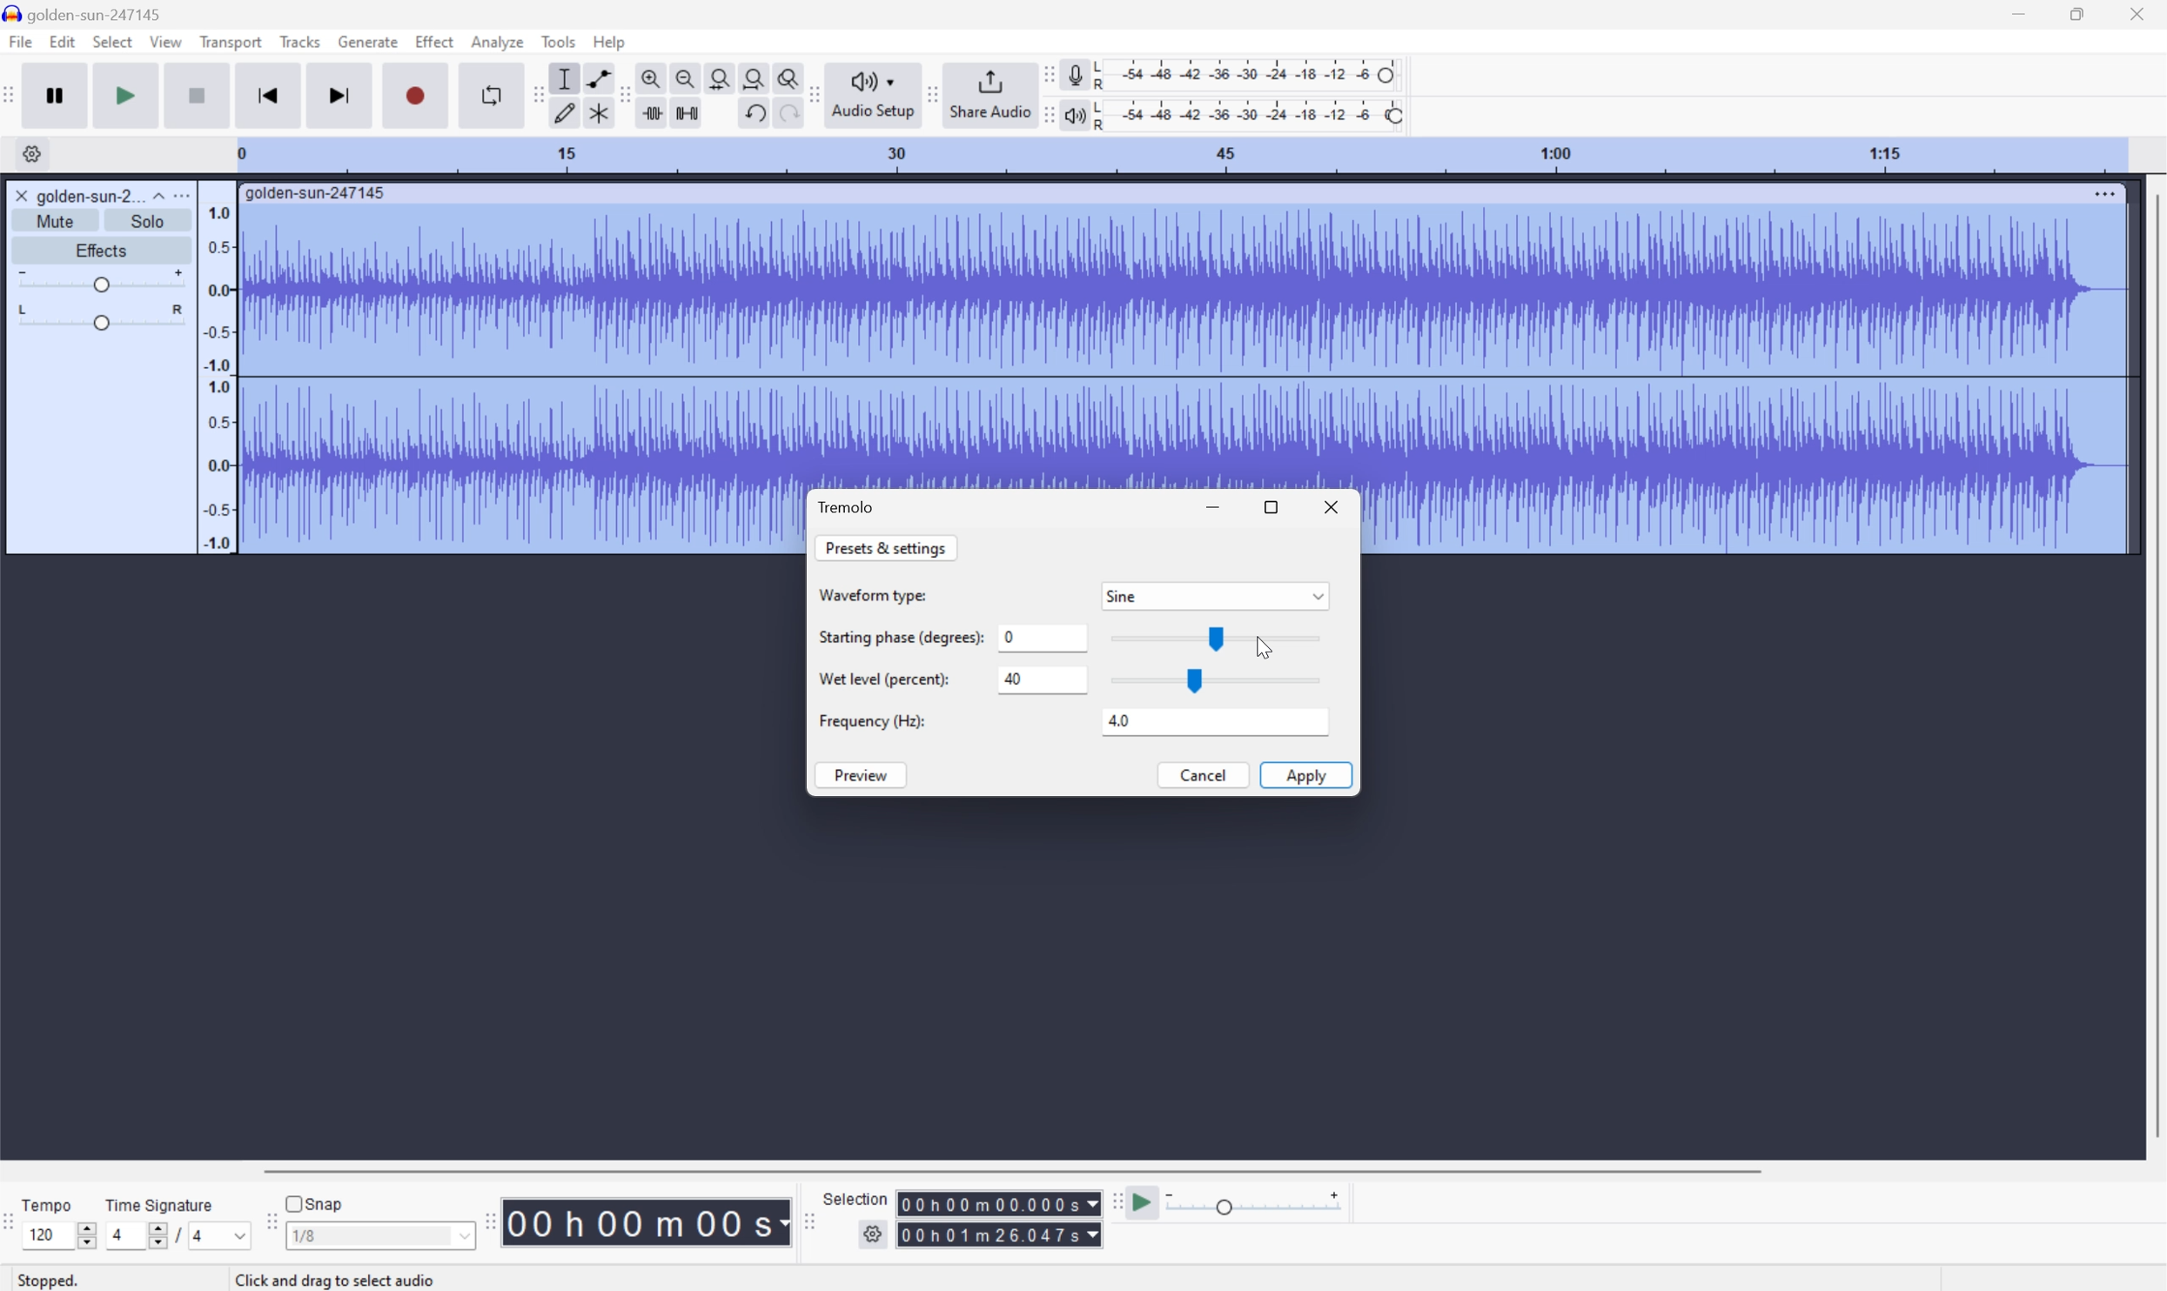 The image size is (2167, 1291). Describe the element at coordinates (1264, 649) in the screenshot. I see `Cursor` at that location.